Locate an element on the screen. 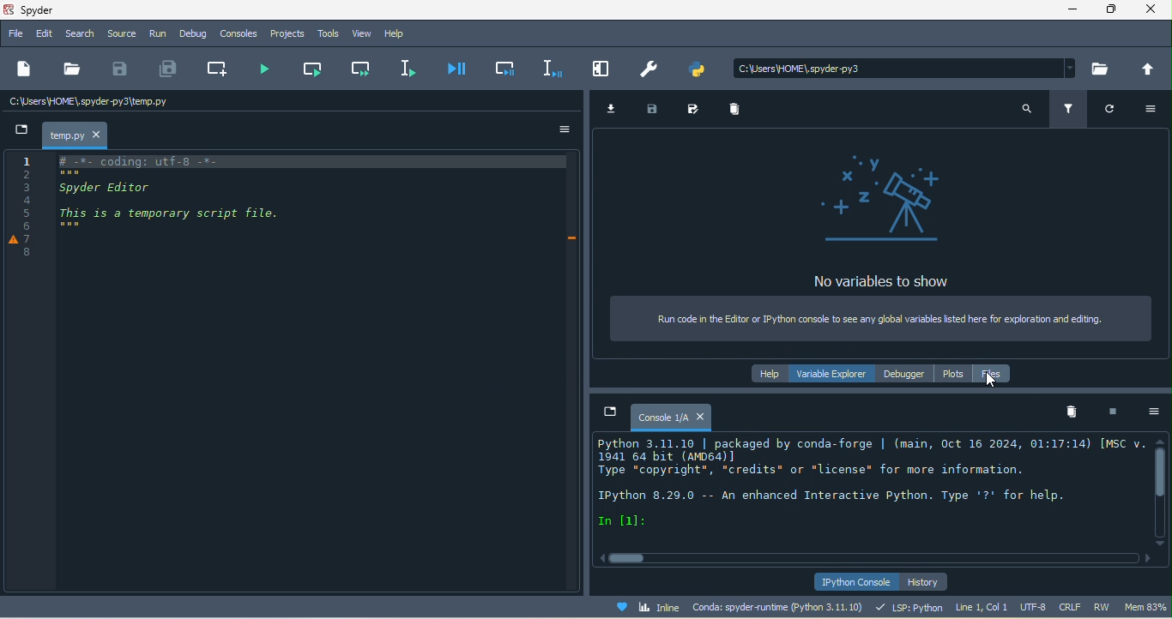 The width and height of the screenshot is (1172, 619). import is located at coordinates (610, 111).